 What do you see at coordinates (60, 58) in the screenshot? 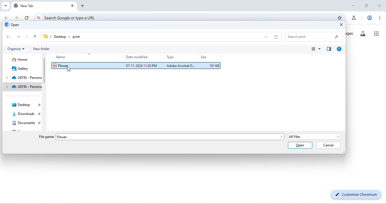
I see `name` at bounding box center [60, 58].